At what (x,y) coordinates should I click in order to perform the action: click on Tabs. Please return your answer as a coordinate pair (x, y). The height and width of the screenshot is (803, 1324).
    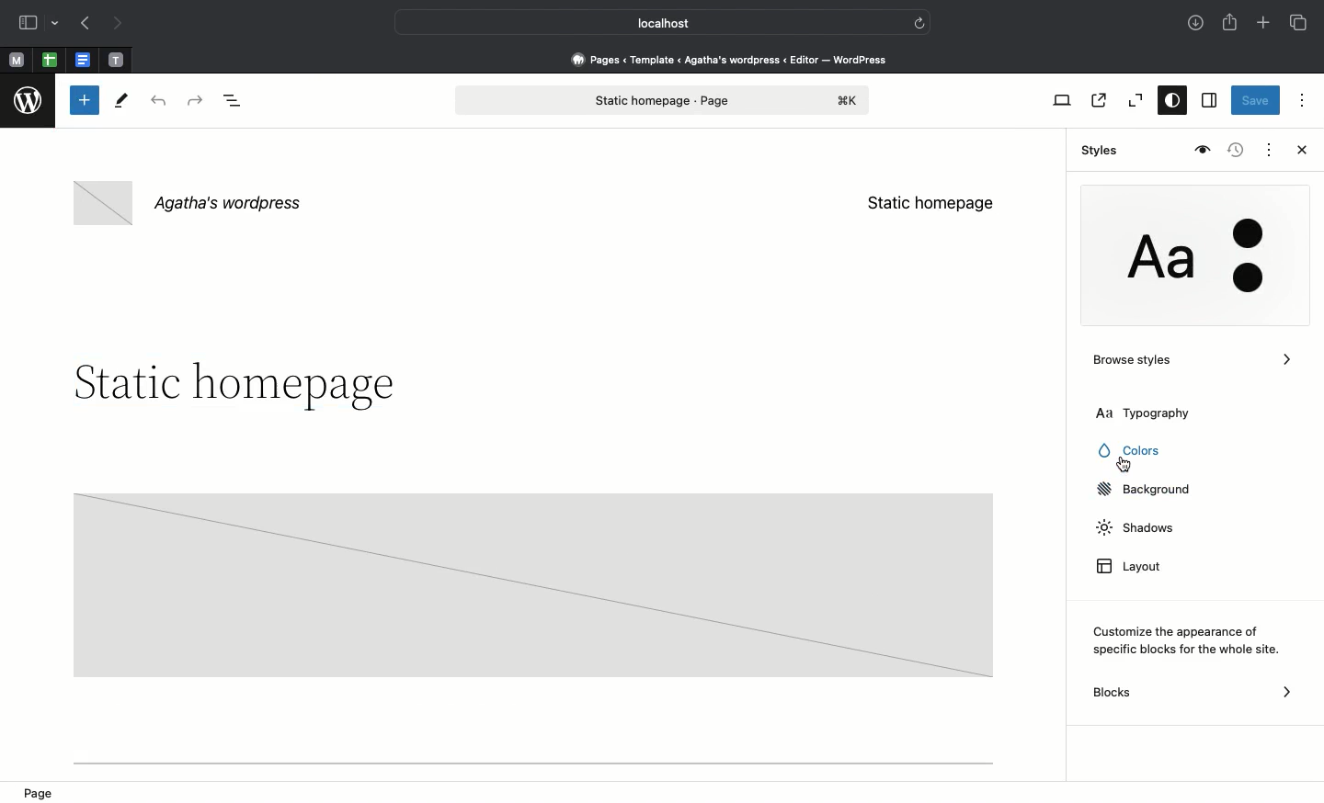
    Looking at the image, I should click on (1300, 23).